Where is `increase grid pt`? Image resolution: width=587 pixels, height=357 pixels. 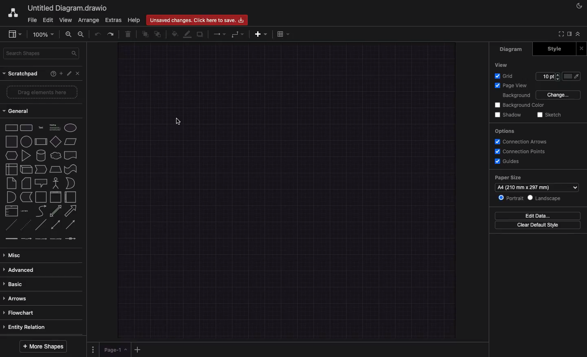 increase grid pt is located at coordinates (558, 75).